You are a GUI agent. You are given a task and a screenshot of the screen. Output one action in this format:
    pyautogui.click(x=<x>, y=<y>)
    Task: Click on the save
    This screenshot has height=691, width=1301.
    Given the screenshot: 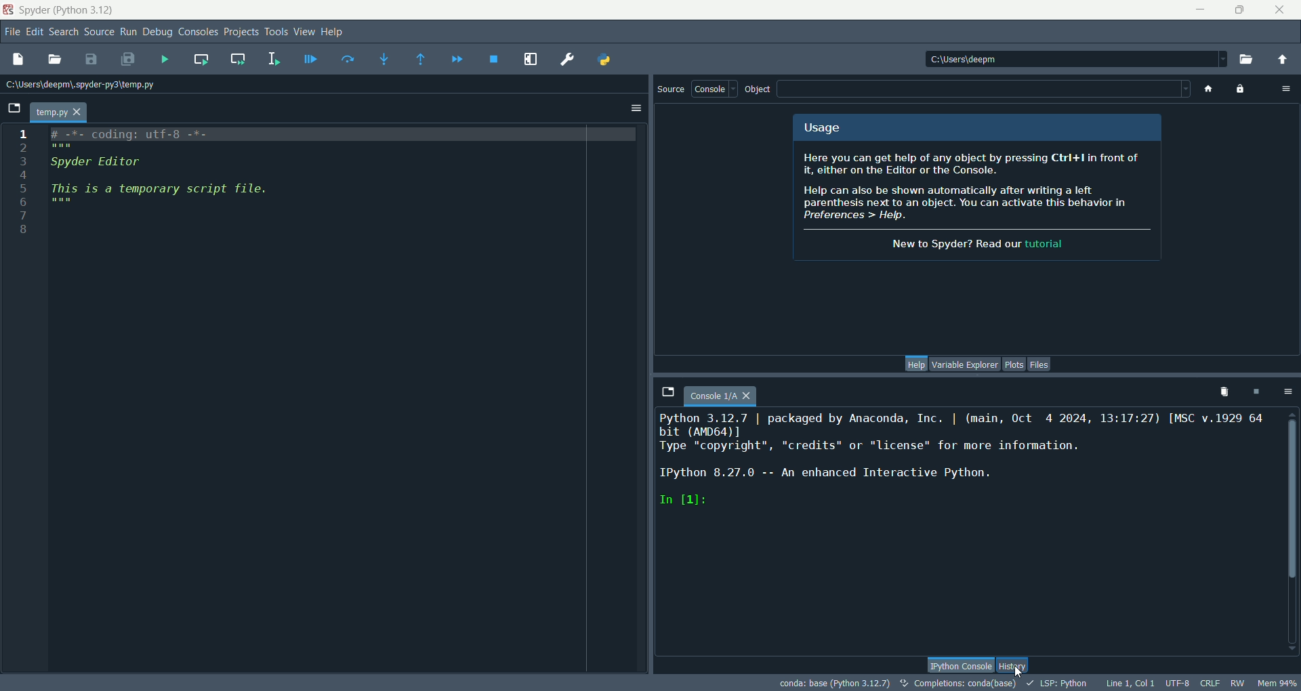 What is the action you would take?
    pyautogui.click(x=91, y=60)
    